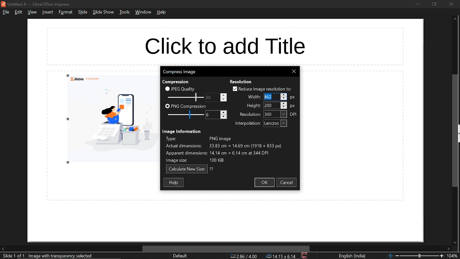  I want to click on current zoom, so click(454, 256).